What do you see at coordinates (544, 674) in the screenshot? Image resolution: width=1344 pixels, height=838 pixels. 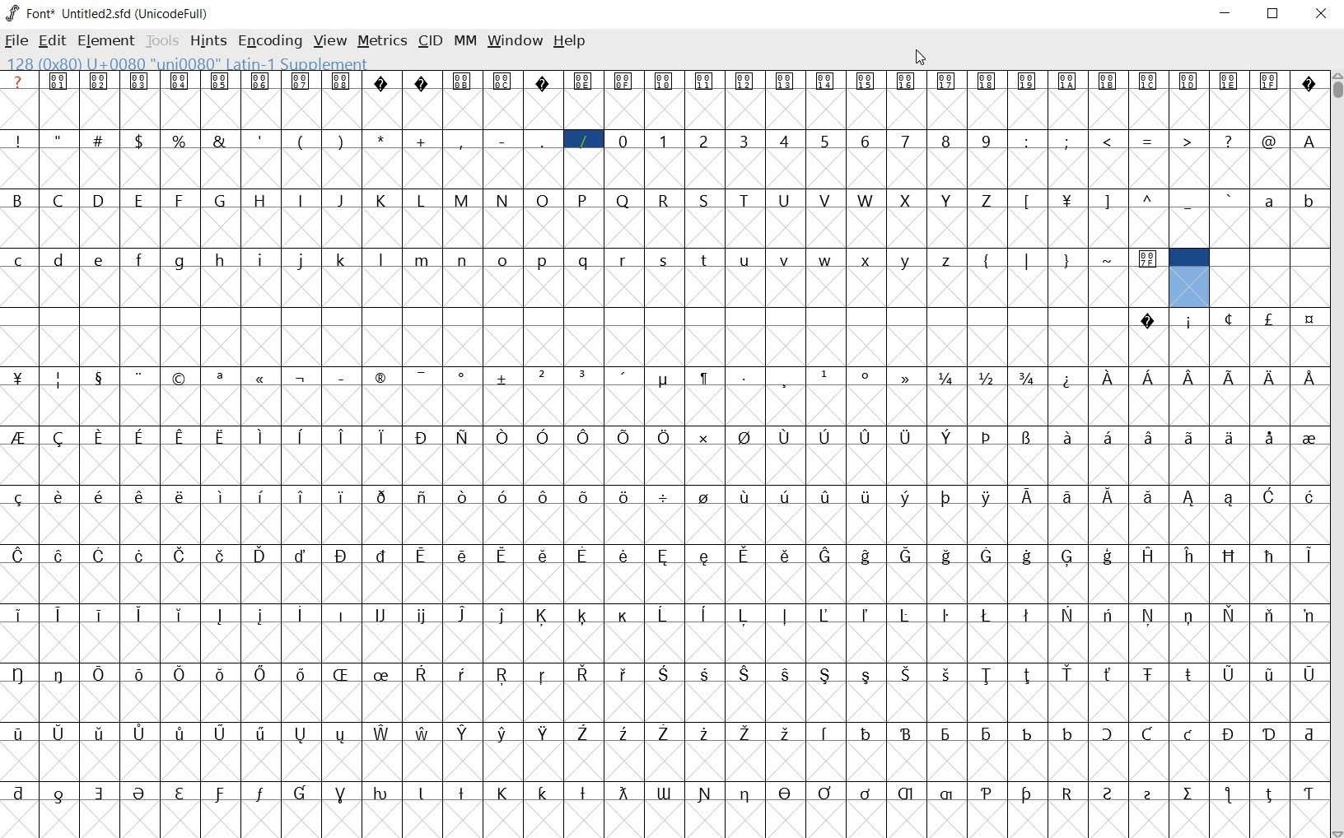 I see `Symbol` at bounding box center [544, 674].